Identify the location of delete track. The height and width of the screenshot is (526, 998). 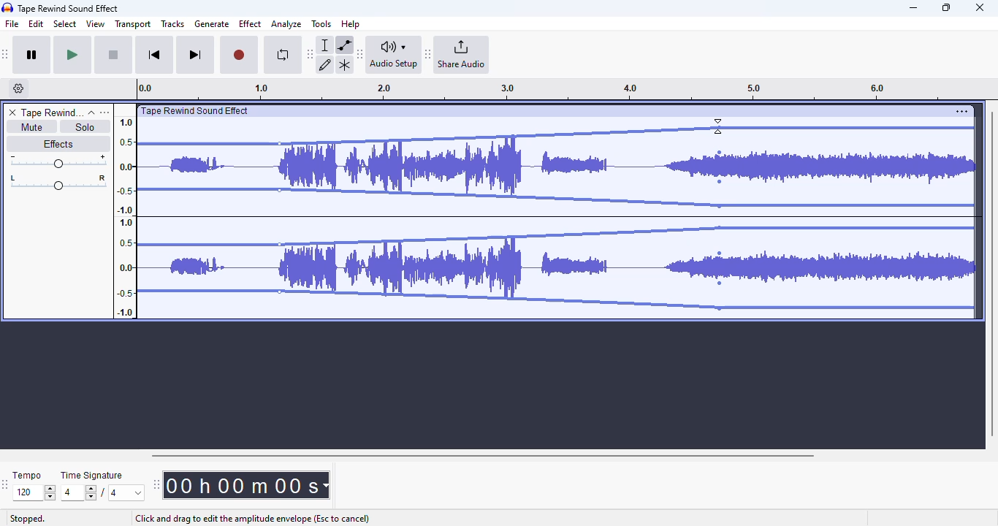
(12, 113).